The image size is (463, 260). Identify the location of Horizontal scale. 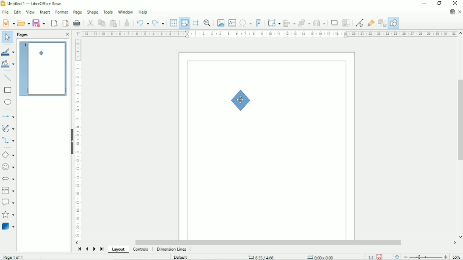
(269, 34).